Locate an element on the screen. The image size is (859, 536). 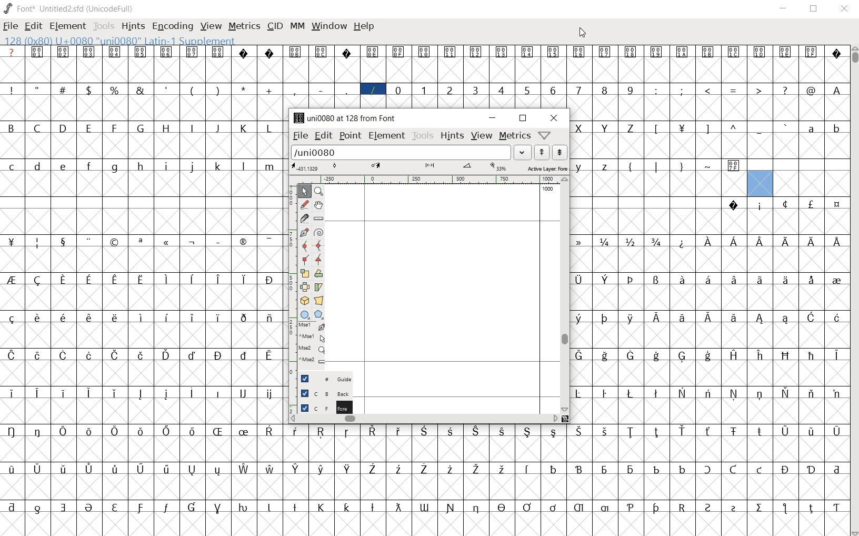
glyph is located at coordinates (37, 356).